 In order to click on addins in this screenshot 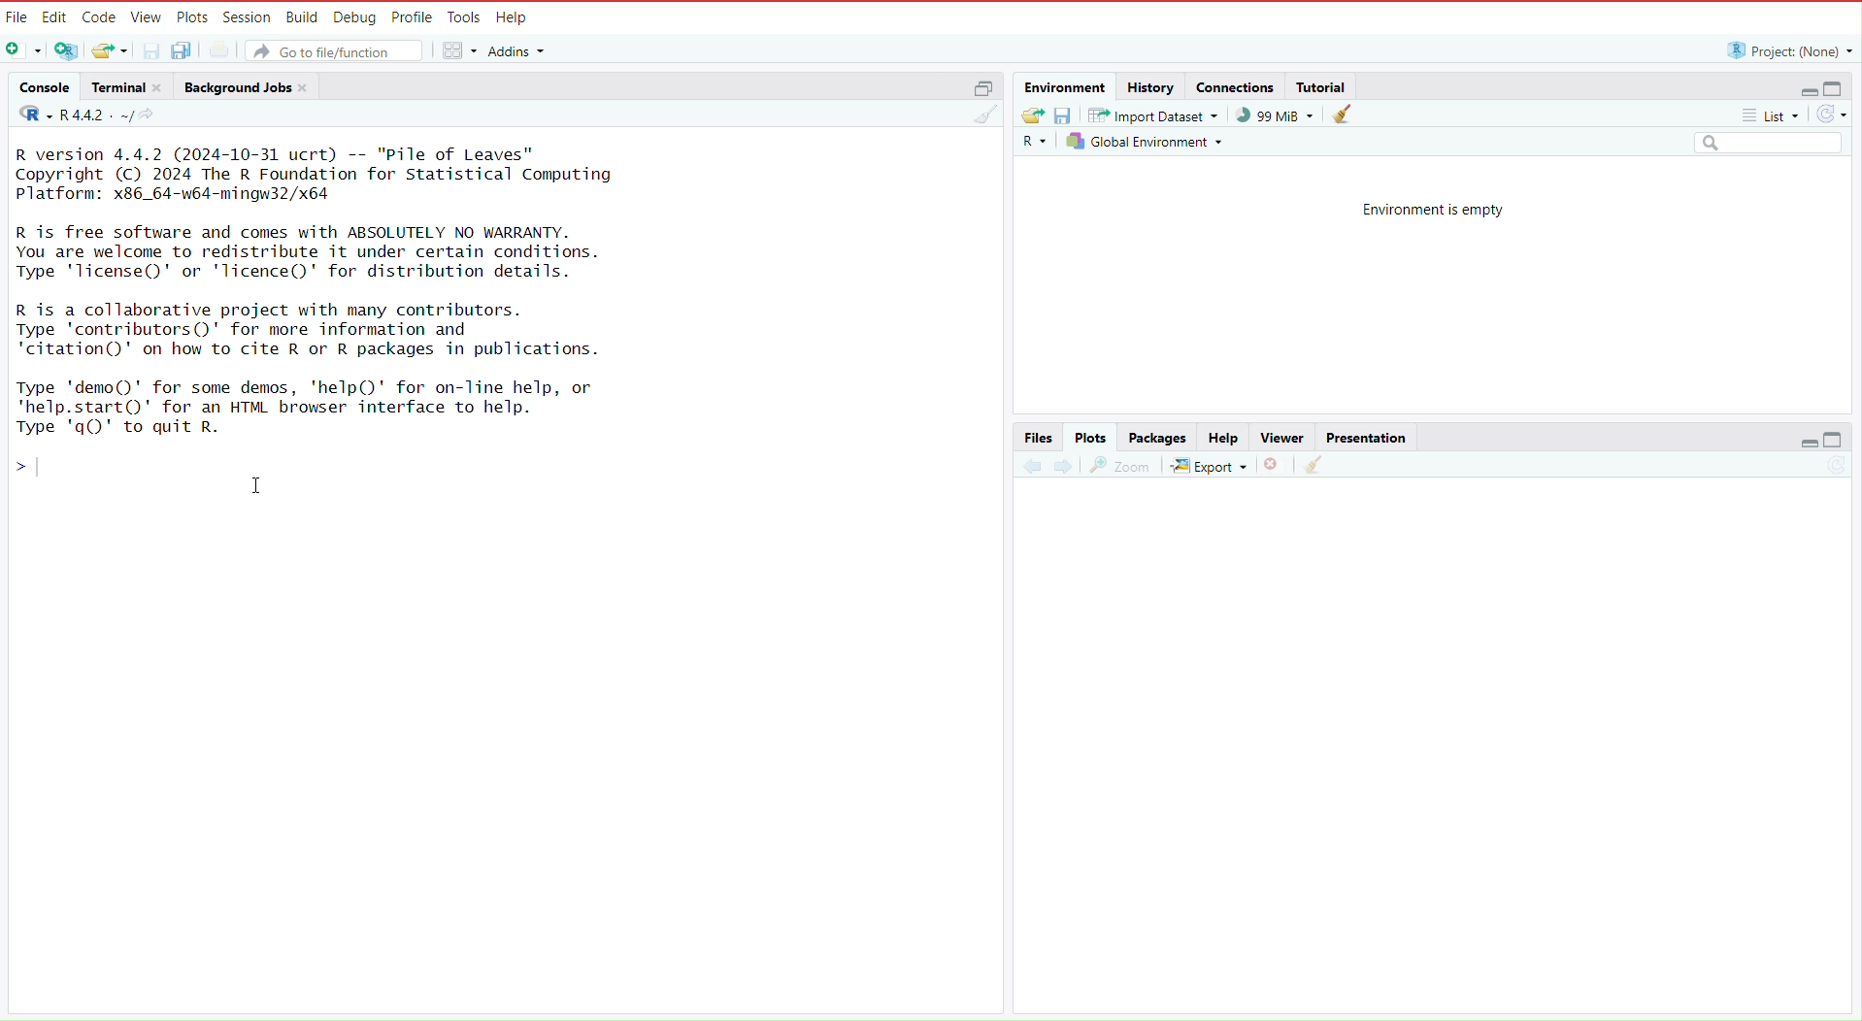, I will do `click(520, 50)`.